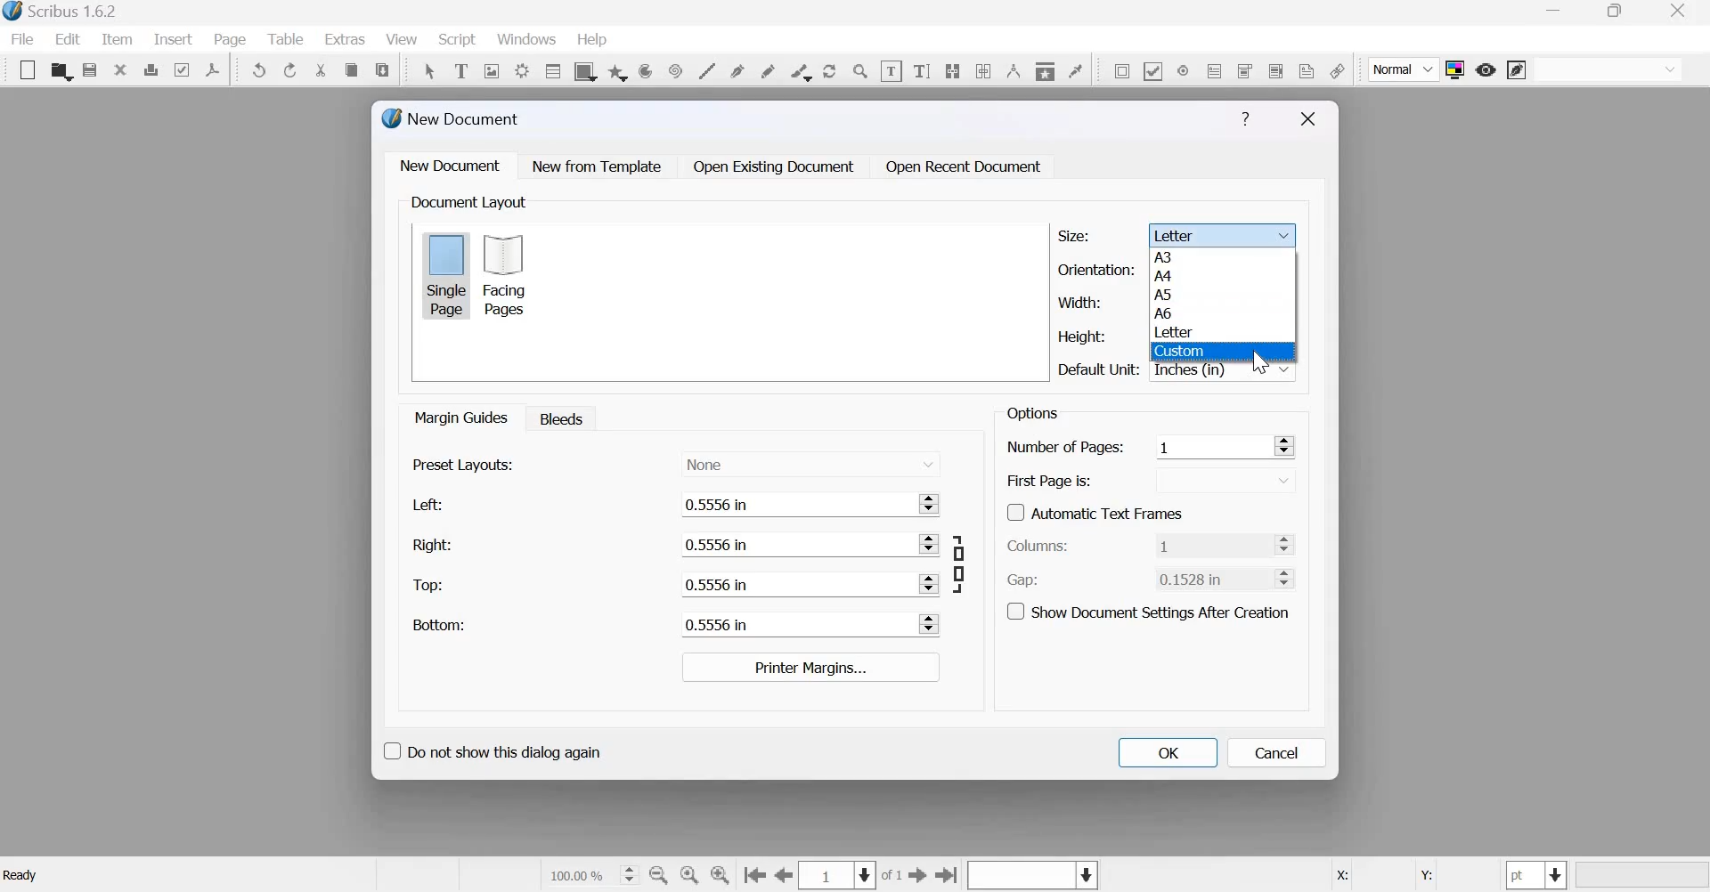  Describe the element at coordinates (796, 623) in the screenshot. I see `0.5556 in` at that location.